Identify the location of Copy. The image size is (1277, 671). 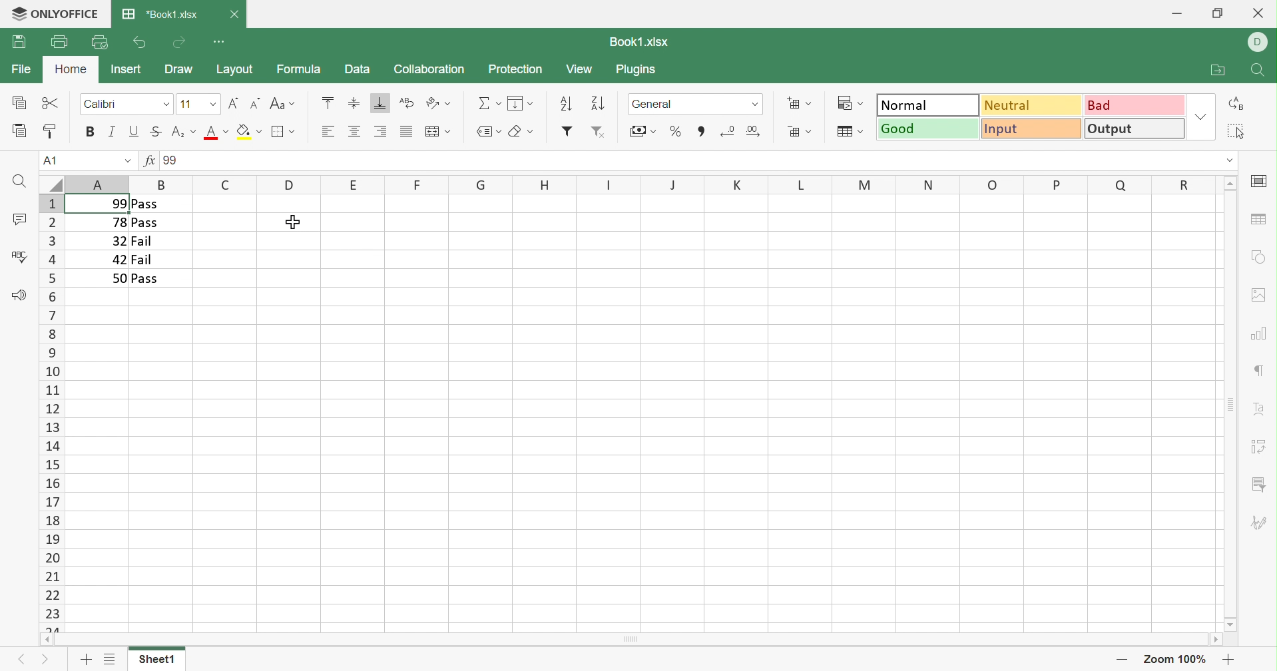
(21, 103).